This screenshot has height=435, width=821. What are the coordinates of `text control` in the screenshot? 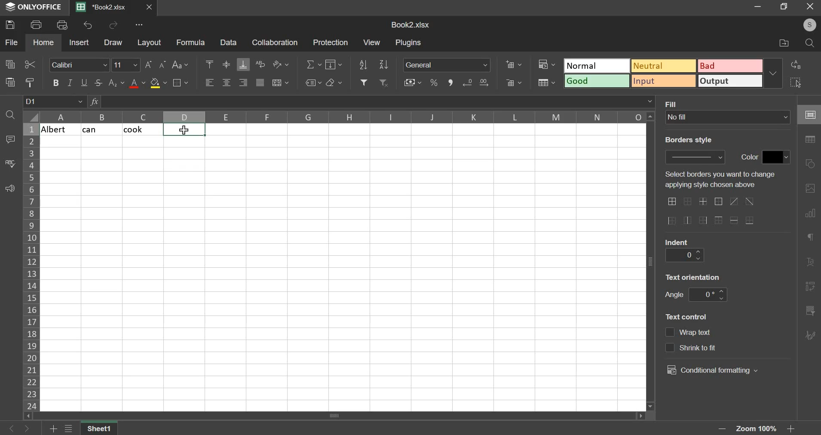 It's located at (669, 340).